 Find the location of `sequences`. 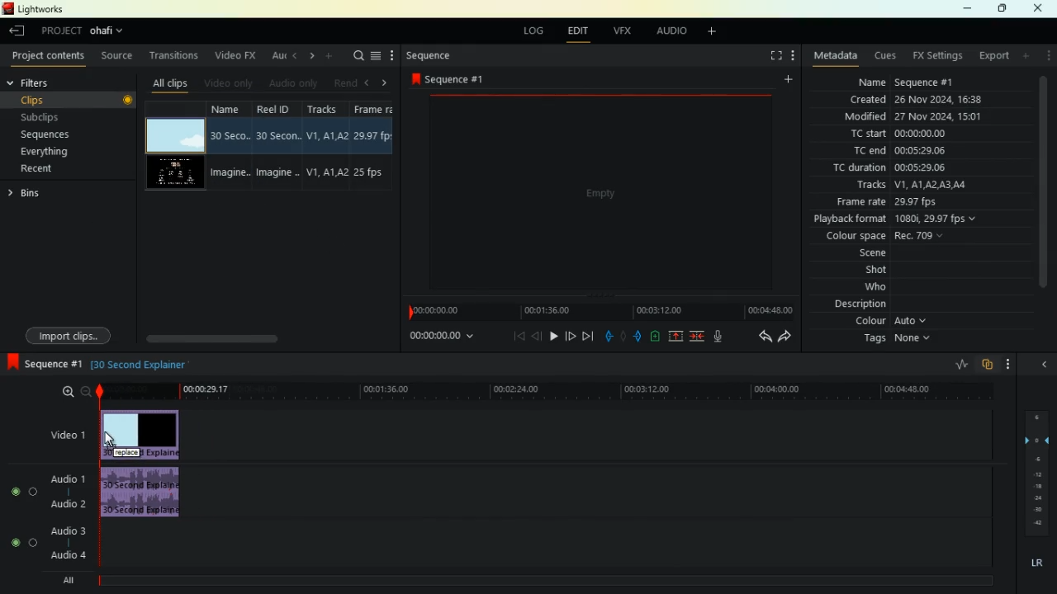

sequences is located at coordinates (52, 136).